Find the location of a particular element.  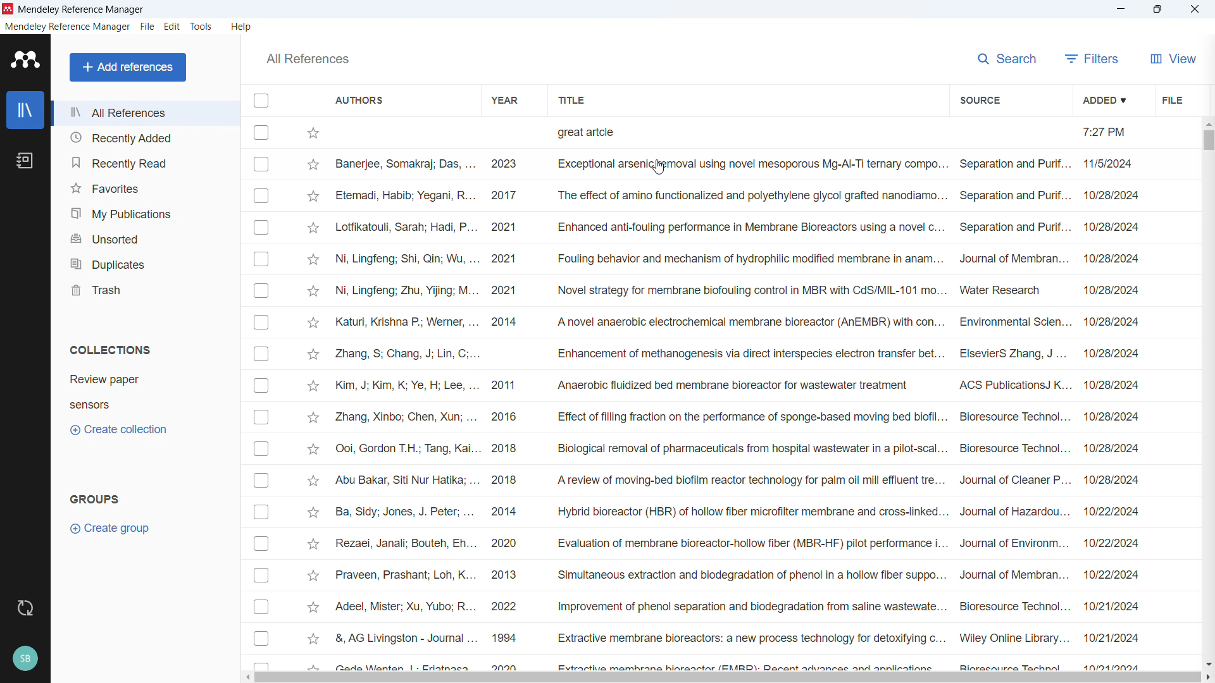

Vertical scroll bar is located at coordinates (1207, 140).